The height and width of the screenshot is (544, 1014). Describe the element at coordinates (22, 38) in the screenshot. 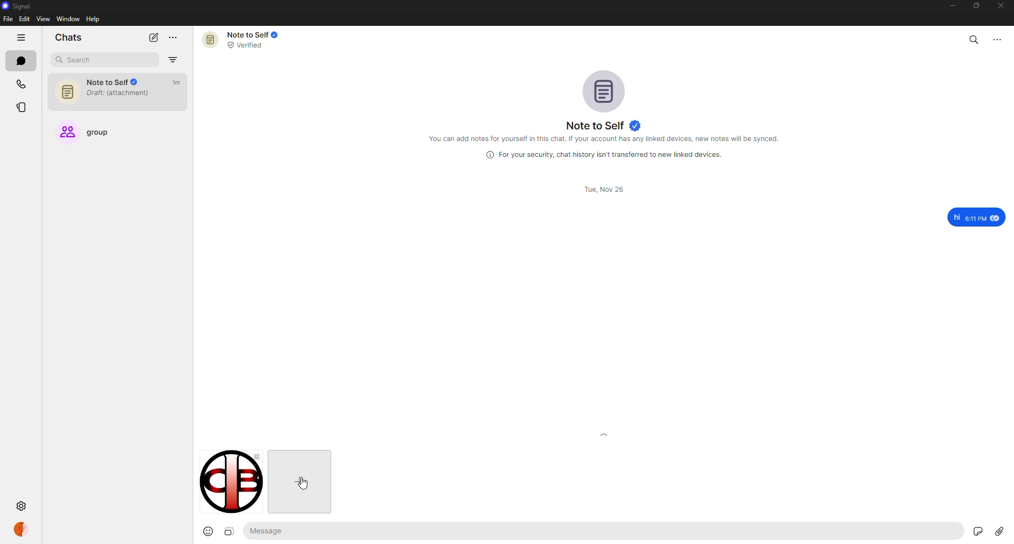

I see `hide tabs` at that location.